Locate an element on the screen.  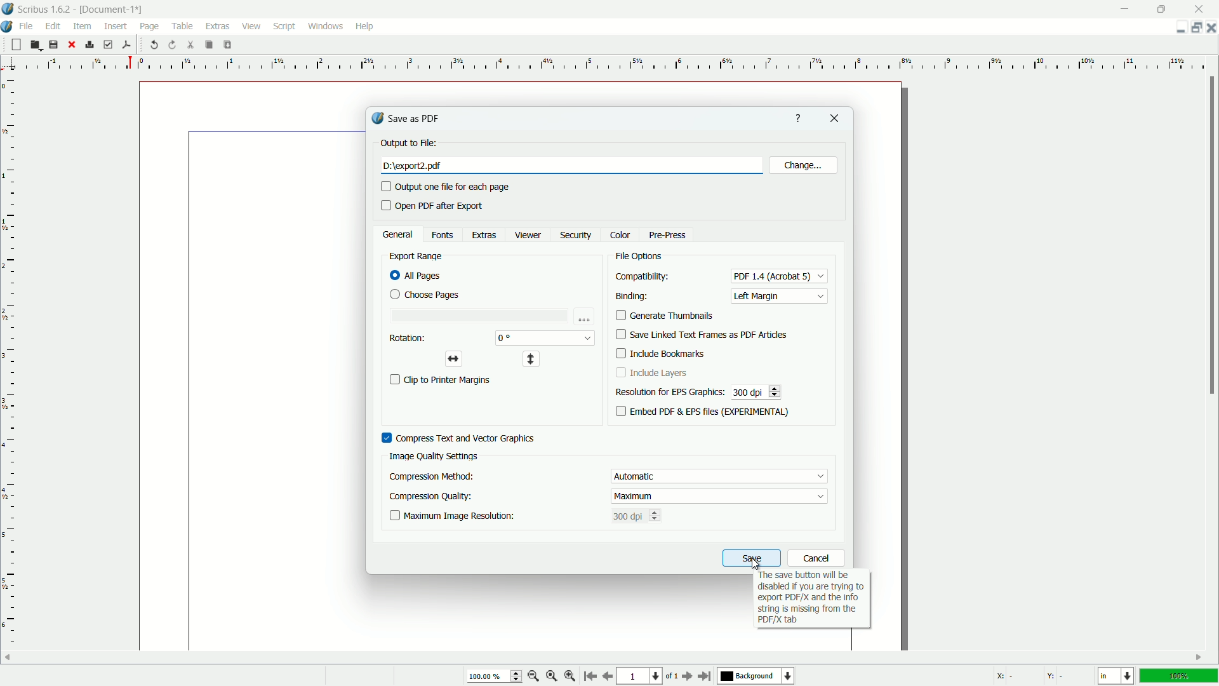
open pdf after export is located at coordinates (432, 206).